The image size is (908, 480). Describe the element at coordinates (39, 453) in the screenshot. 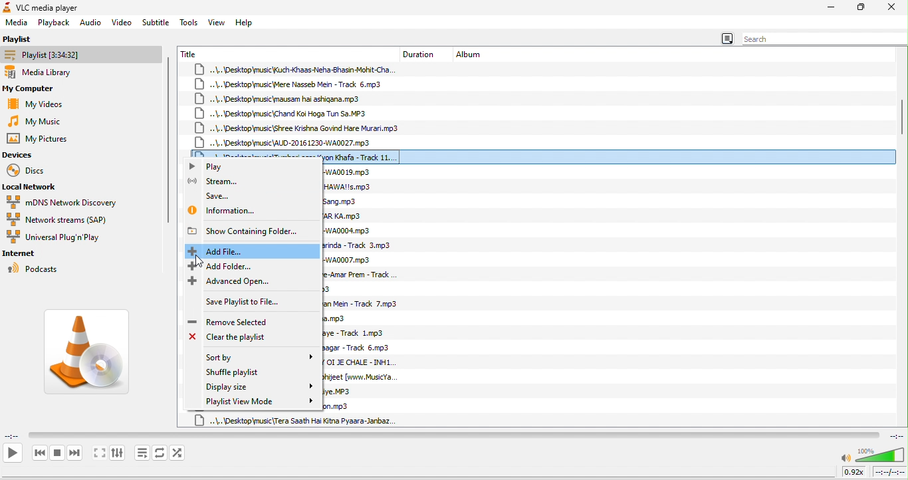

I see `previous media` at that location.